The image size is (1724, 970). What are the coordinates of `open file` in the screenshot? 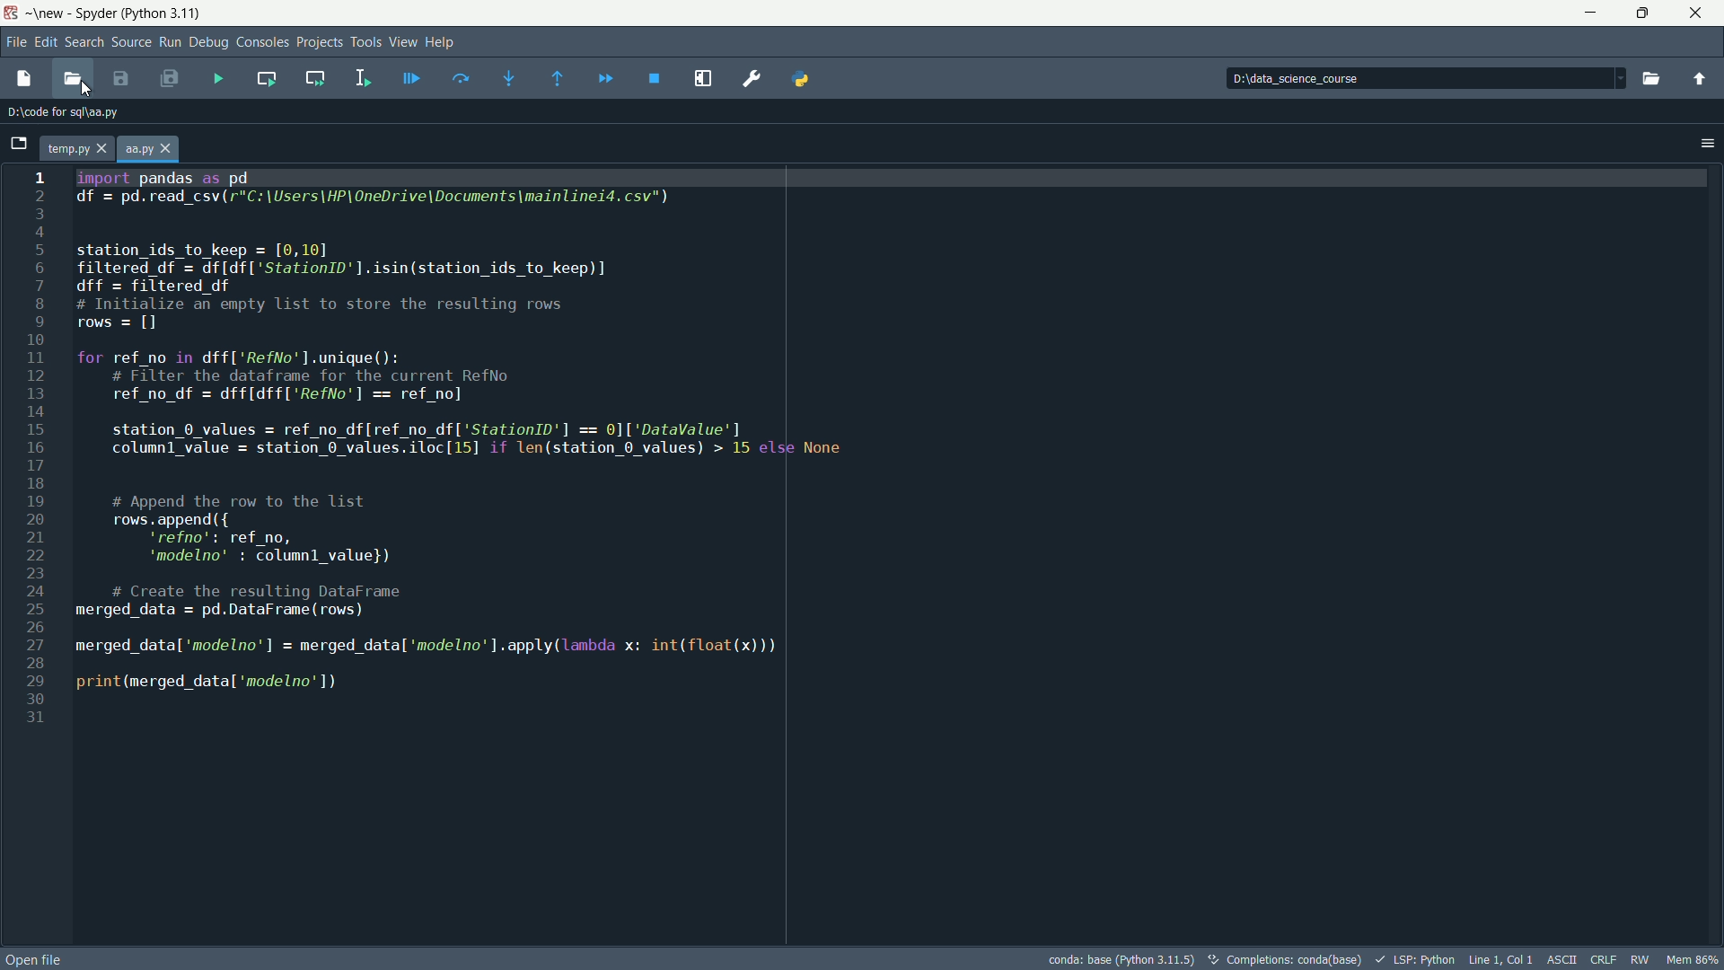 It's located at (34, 959).